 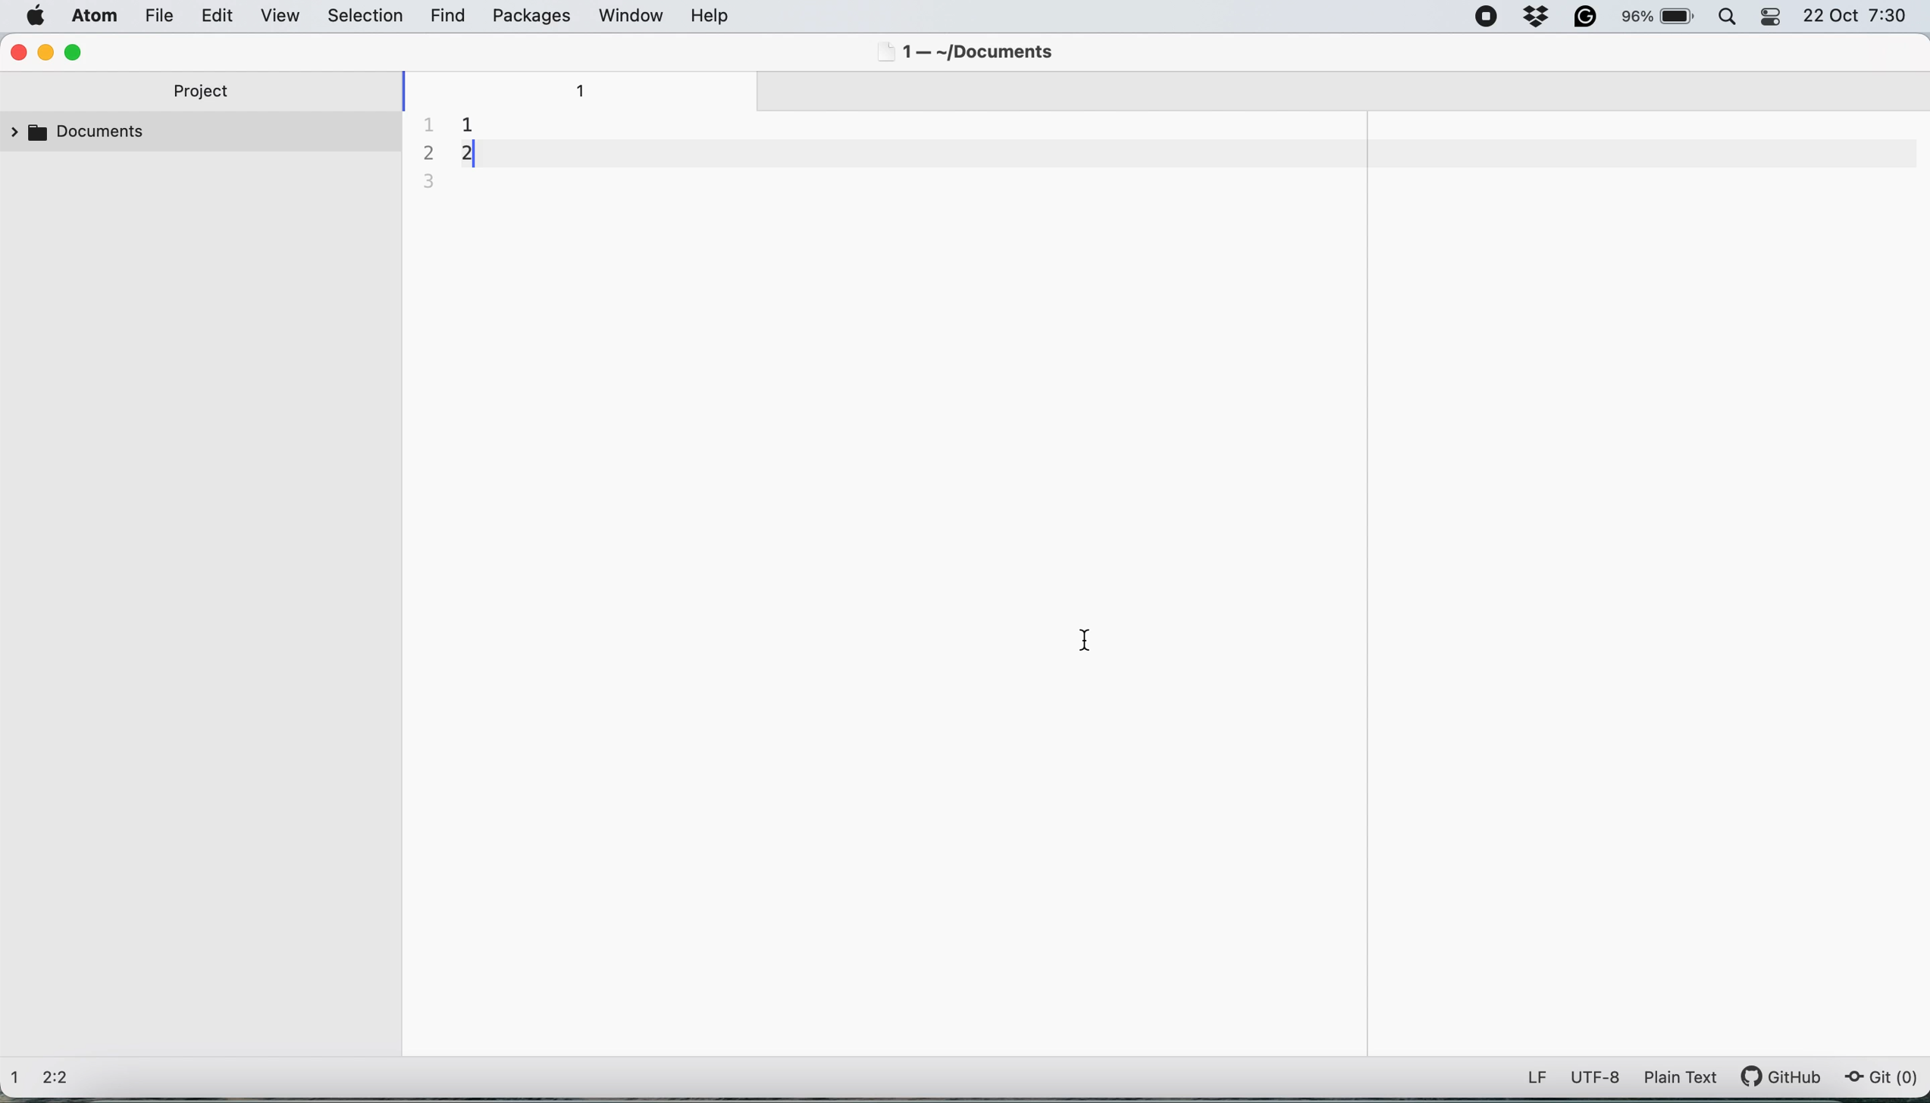 What do you see at coordinates (978, 52) in the screenshot?
I see `1 — ~/Documents` at bounding box center [978, 52].